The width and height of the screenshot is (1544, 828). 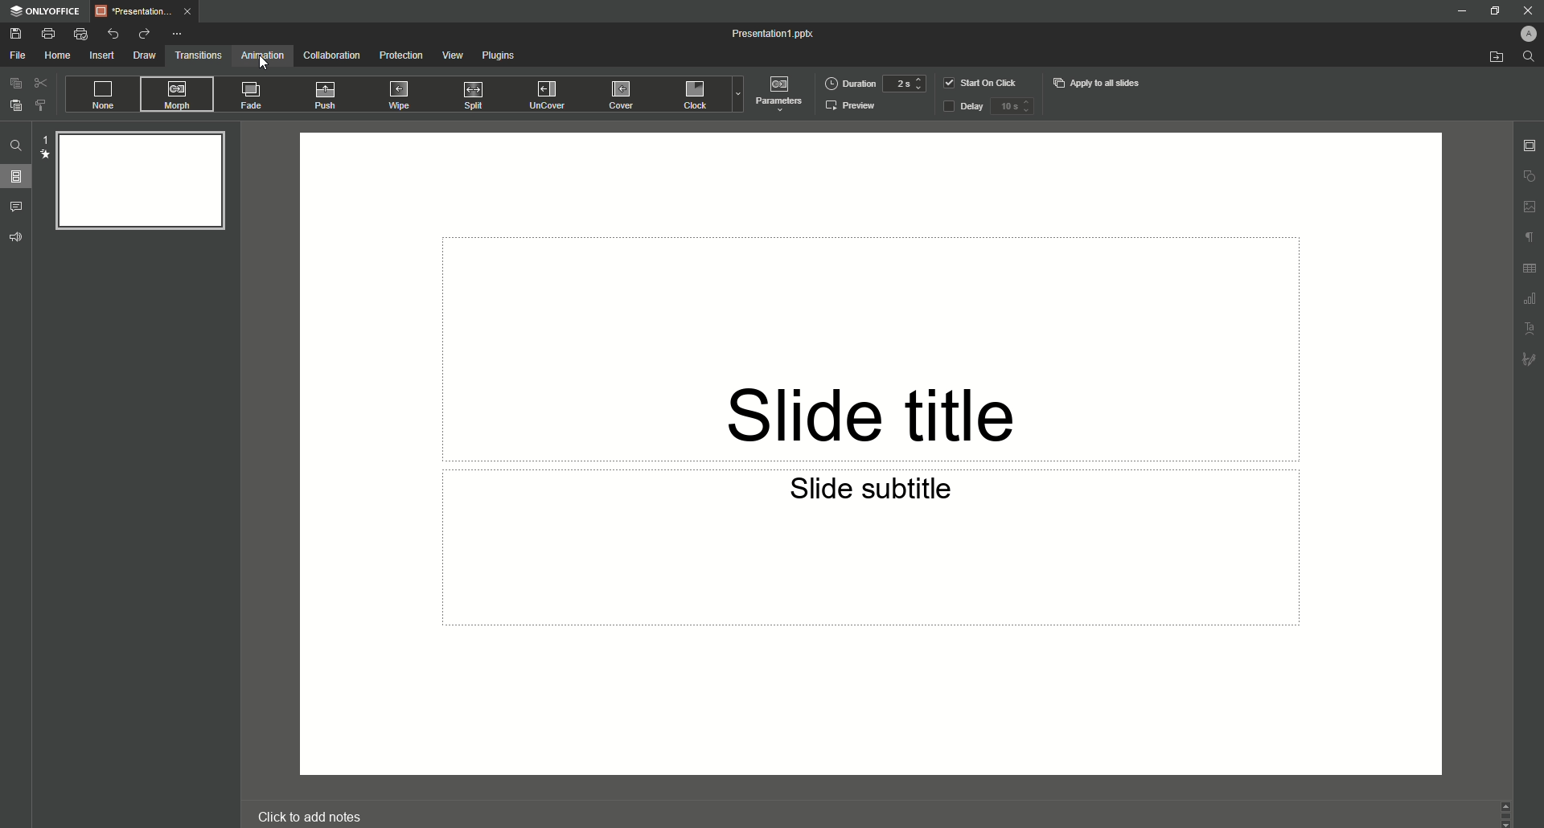 I want to click on Plugins, so click(x=498, y=55).